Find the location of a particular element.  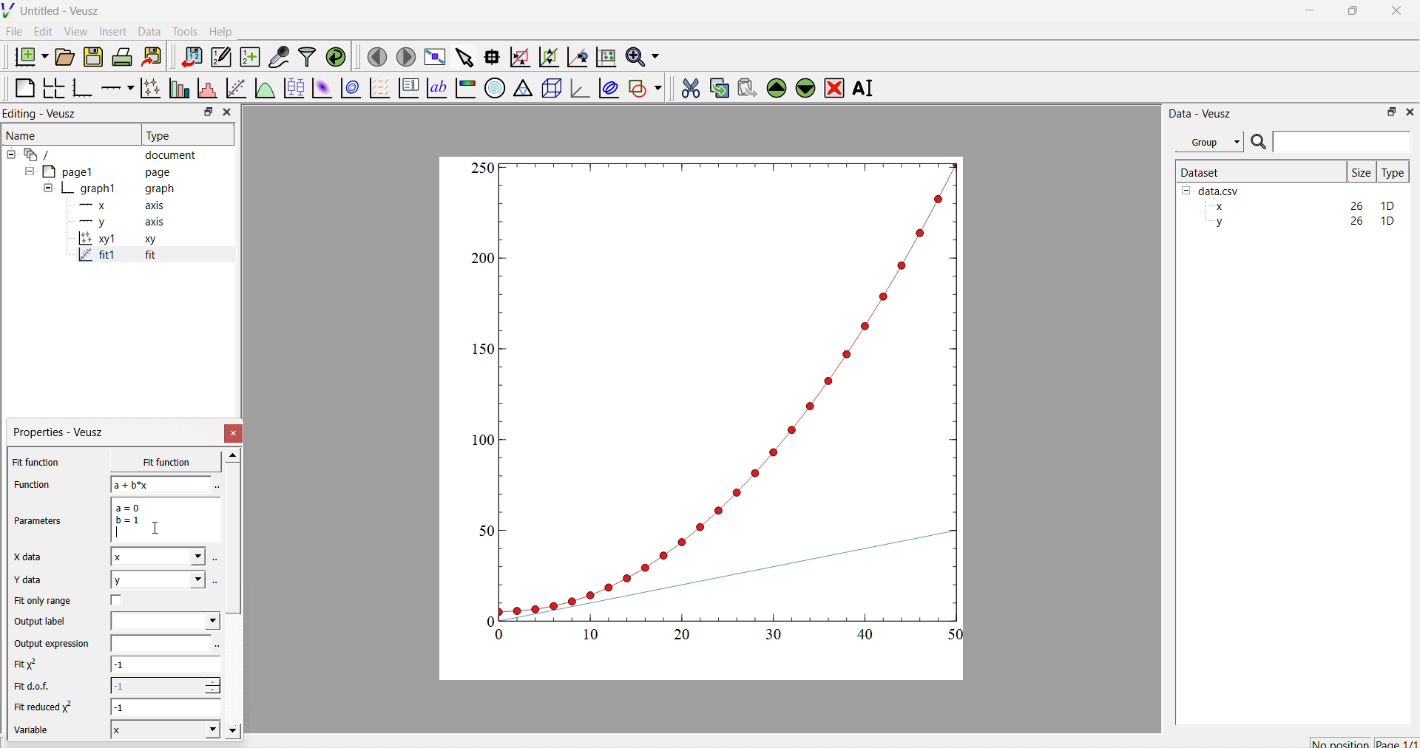

Select using dataset browser is located at coordinates (218, 647).